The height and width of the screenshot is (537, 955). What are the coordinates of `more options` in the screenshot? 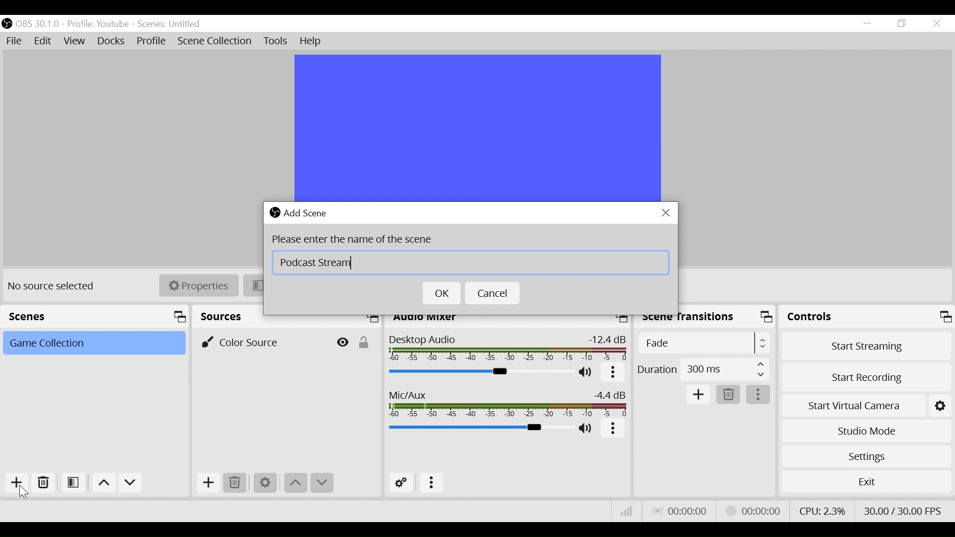 It's located at (760, 395).